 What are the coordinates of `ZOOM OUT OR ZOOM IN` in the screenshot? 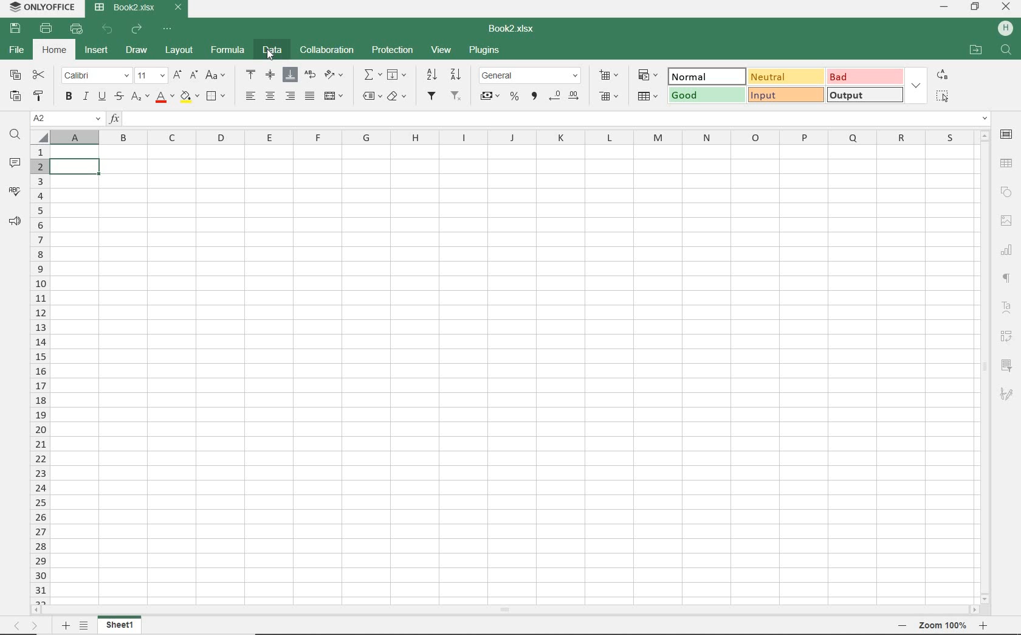 It's located at (939, 626).